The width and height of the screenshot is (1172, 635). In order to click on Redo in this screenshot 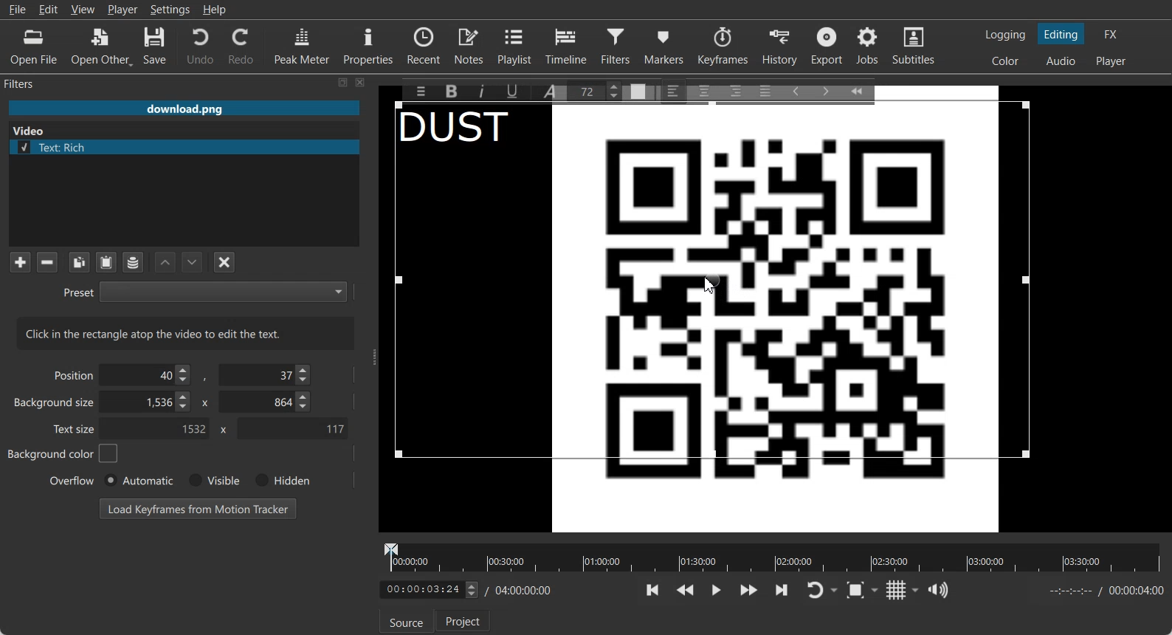, I will do `click(242, 46)`.